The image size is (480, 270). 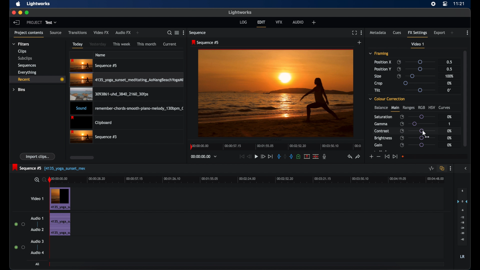 What do you see at coordinates (402, 117) in the screenshot?
I see `enable/disable keyframes` at bounding box center [402, 117].